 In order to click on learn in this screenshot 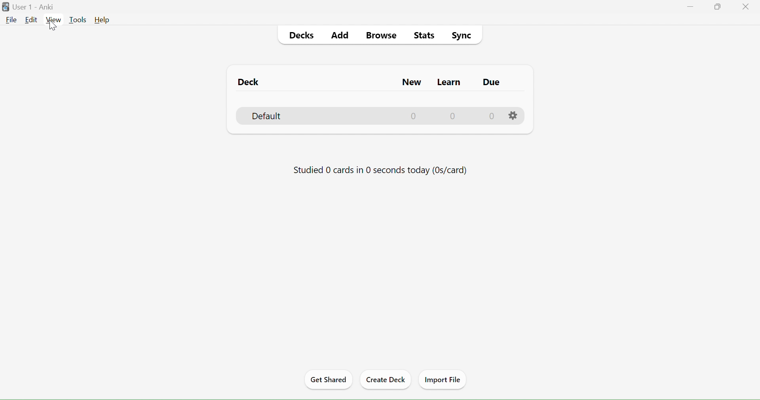, I will do `click(448, 100)`.